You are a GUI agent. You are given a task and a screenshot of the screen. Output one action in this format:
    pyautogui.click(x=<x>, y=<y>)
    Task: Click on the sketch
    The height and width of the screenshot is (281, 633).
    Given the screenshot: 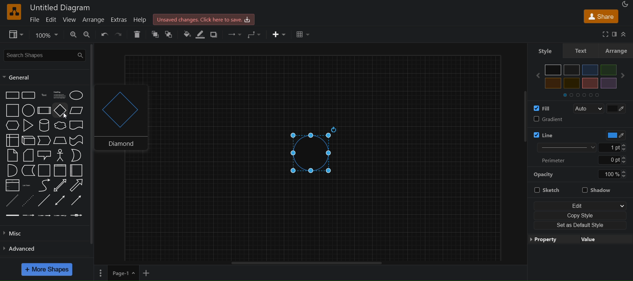 What is the action you would take?
    pyautogui.click(x=552, y=191)
    